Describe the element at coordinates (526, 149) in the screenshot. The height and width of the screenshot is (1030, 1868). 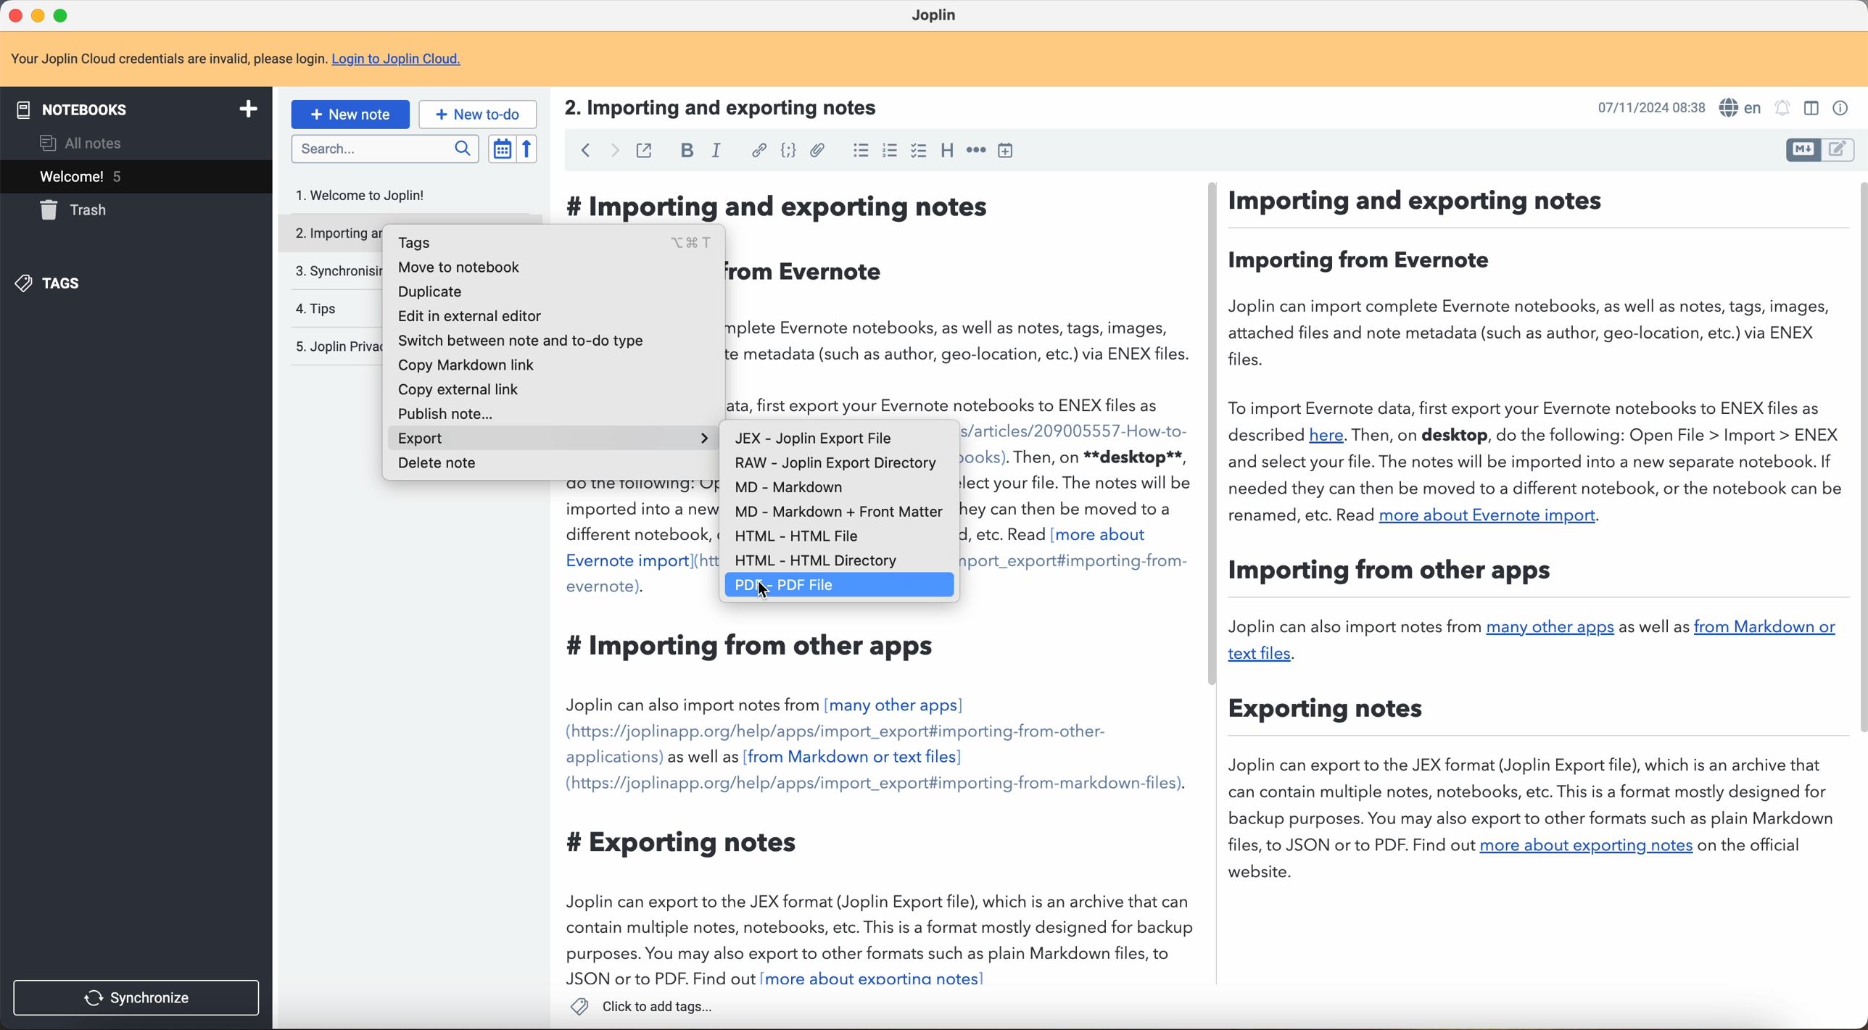
I see `reverse sort order` at that location.